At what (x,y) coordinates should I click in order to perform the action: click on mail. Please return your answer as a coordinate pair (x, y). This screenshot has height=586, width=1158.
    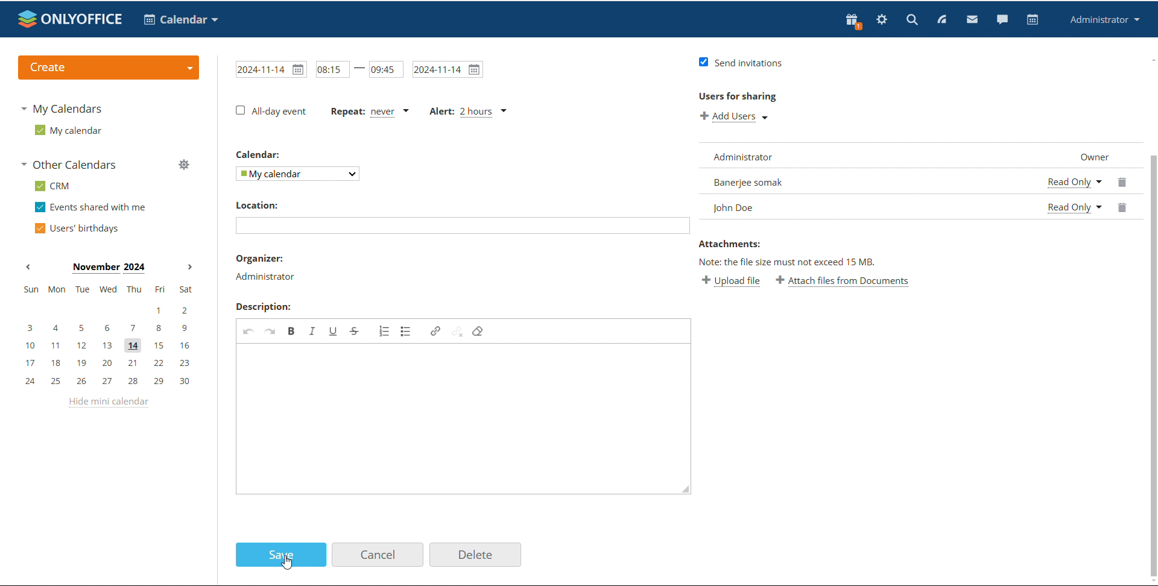
    Looking at the image, I should click on (972, 19).